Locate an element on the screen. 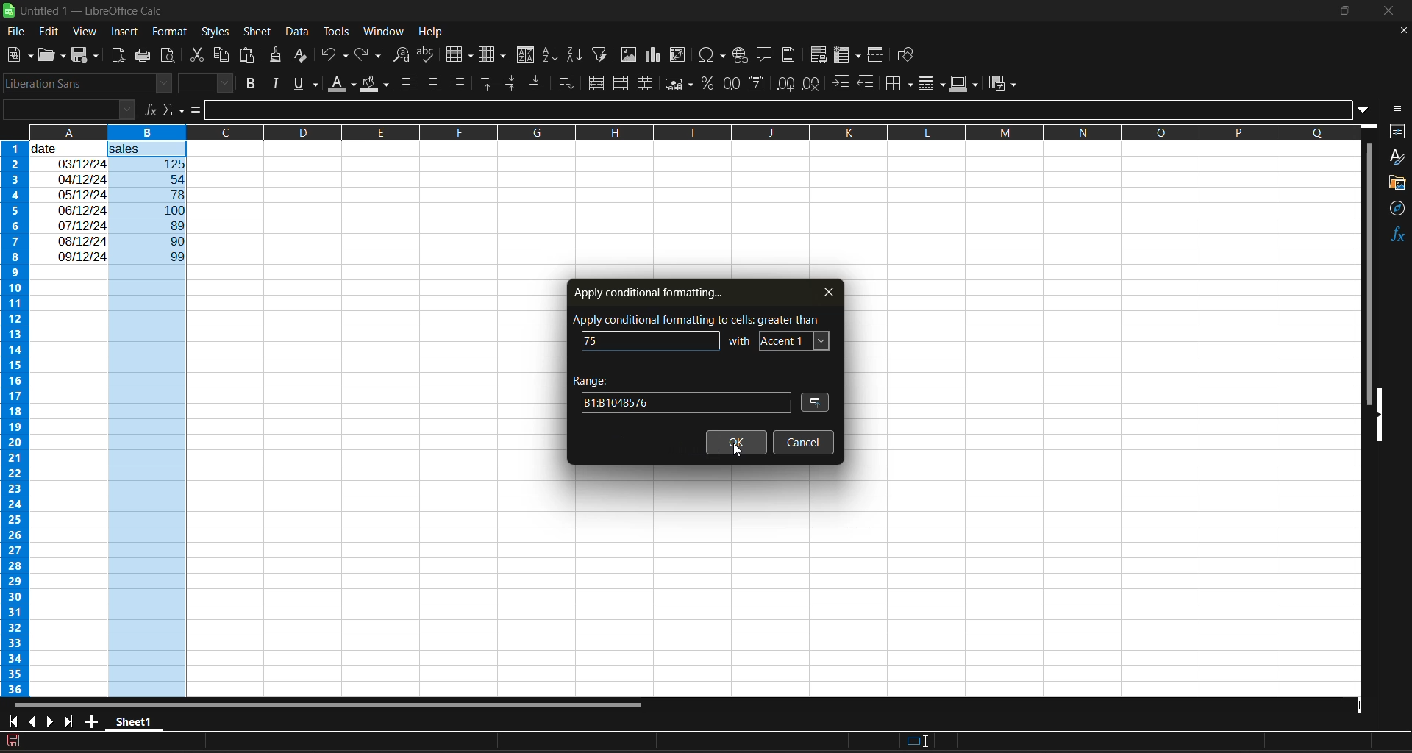 The height and width of the screenshot is (753, 1412). formula is located at coordinates (1114, 741).